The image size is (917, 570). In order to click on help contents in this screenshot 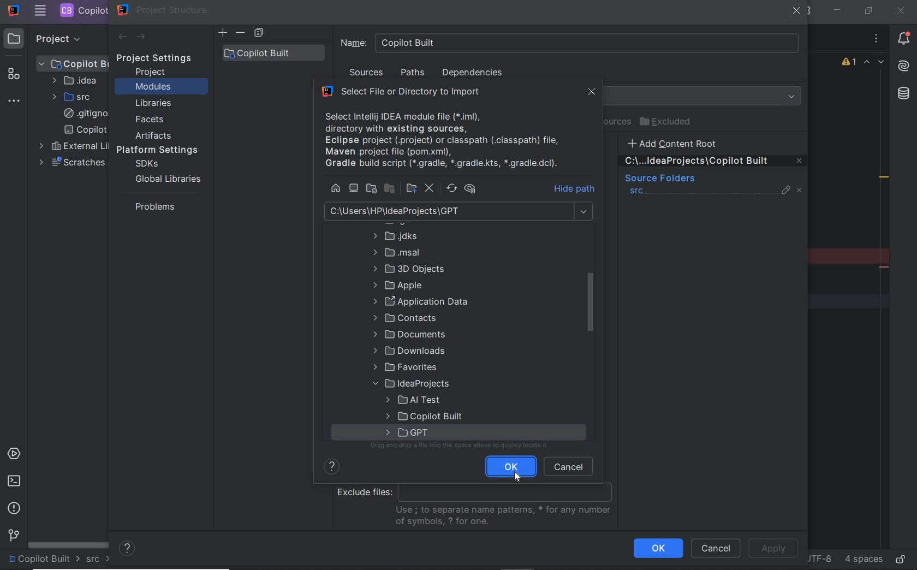, I will do `click(128, 549)`.